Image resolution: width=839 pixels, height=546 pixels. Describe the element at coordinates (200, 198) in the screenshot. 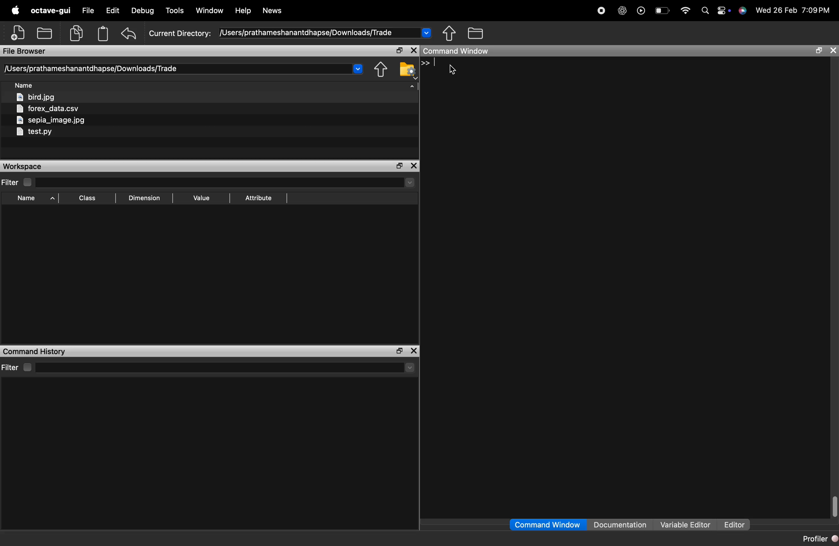

I see `sort by value` at that location.